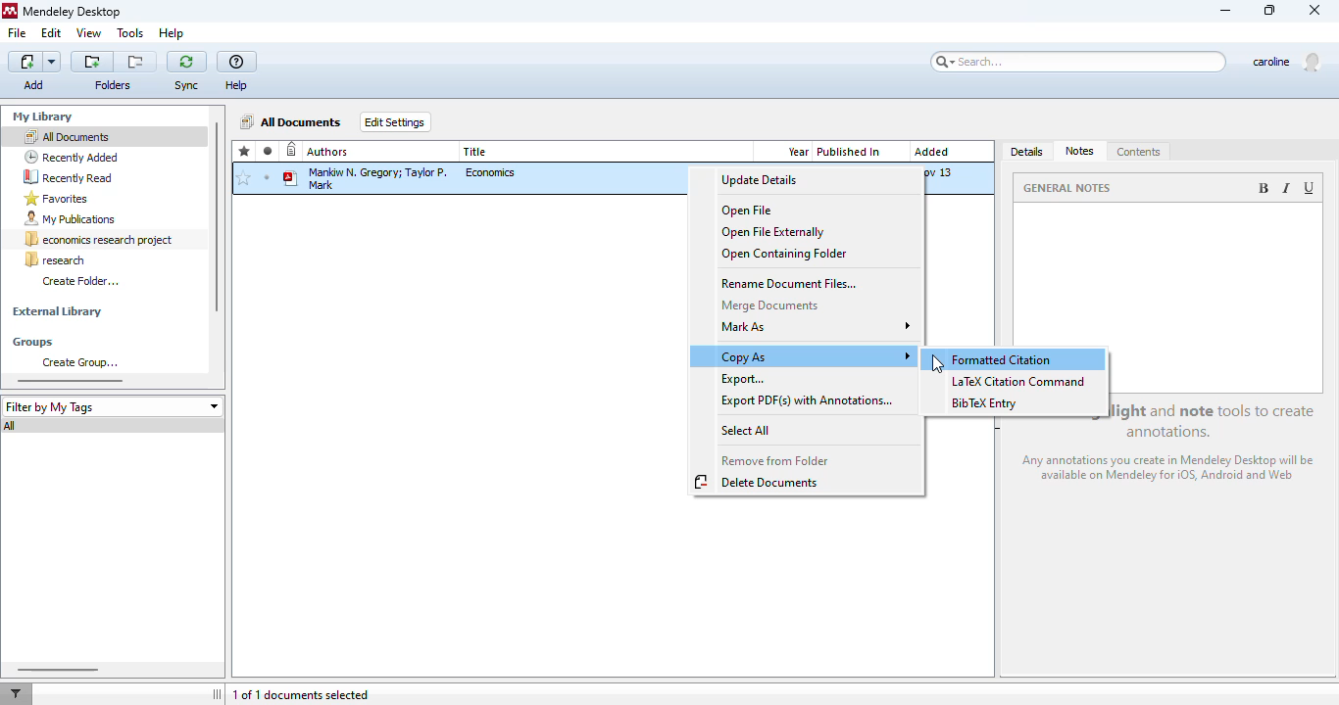 This screenshot has width=1339, height=705. I want to click on bold, so click(1263, 188).